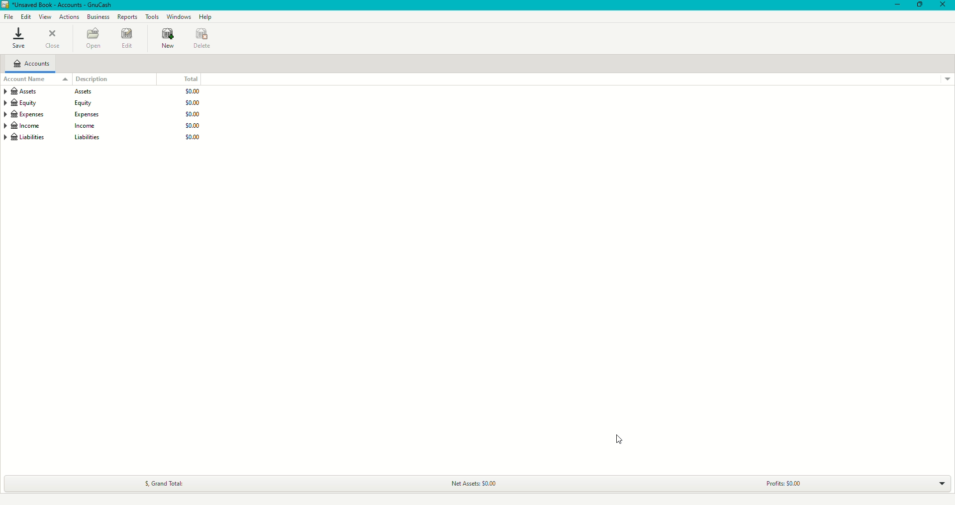  What do you see at coordinates (97, 17) in the screenshot?
I see `Business` at bounding box center [97, 17].